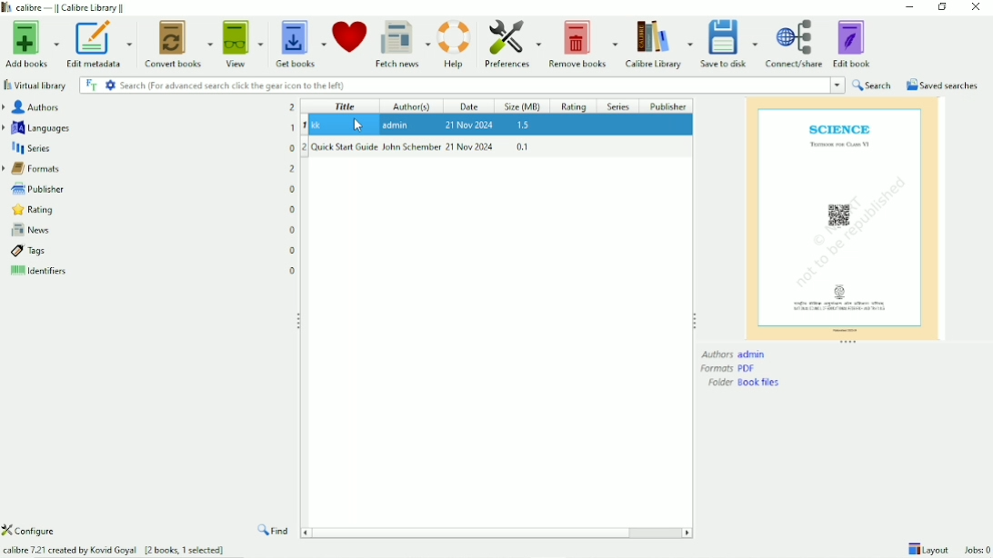 Image resolution: width=993 pixels, height=558 pixels. I want to click on Remove books, so click(582, 43).